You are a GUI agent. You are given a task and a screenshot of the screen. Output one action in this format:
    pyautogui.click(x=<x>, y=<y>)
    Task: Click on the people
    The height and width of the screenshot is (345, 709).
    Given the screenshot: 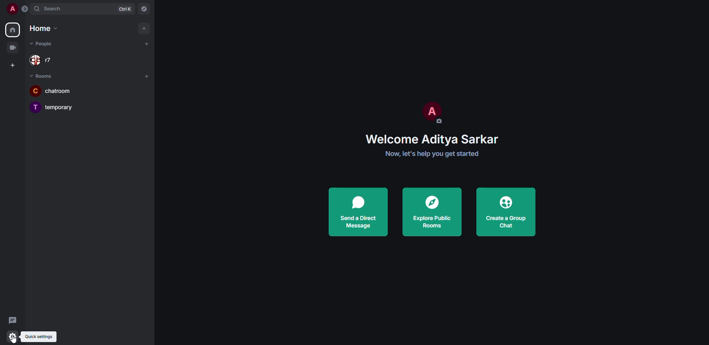 What is the action you would take?
    pyautogui.click(x=47, y=60)
    